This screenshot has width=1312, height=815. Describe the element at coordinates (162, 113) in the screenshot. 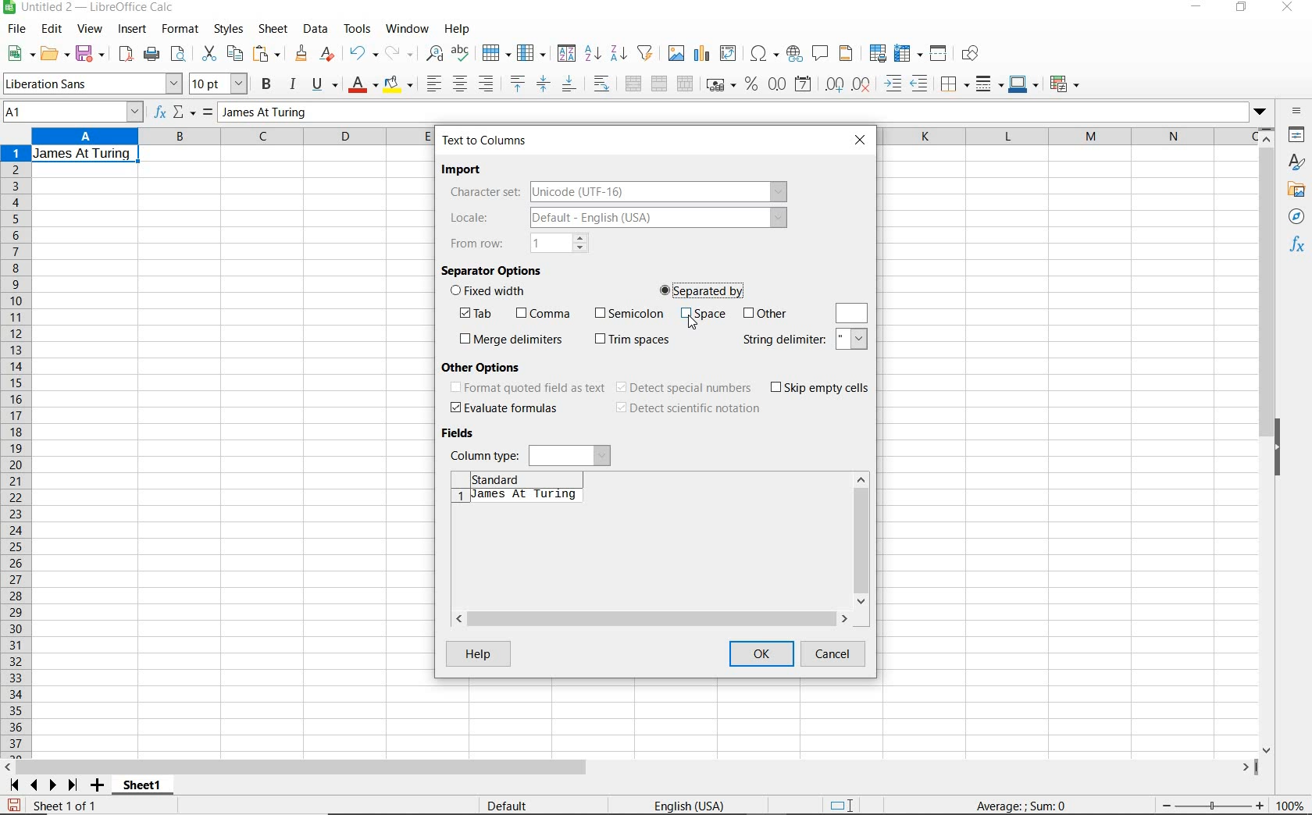

I see `function wizard` at that location.